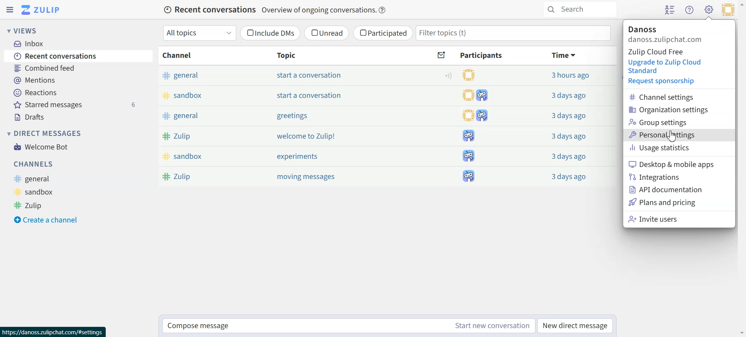  I want to click on New direct message, so click(575, 326).